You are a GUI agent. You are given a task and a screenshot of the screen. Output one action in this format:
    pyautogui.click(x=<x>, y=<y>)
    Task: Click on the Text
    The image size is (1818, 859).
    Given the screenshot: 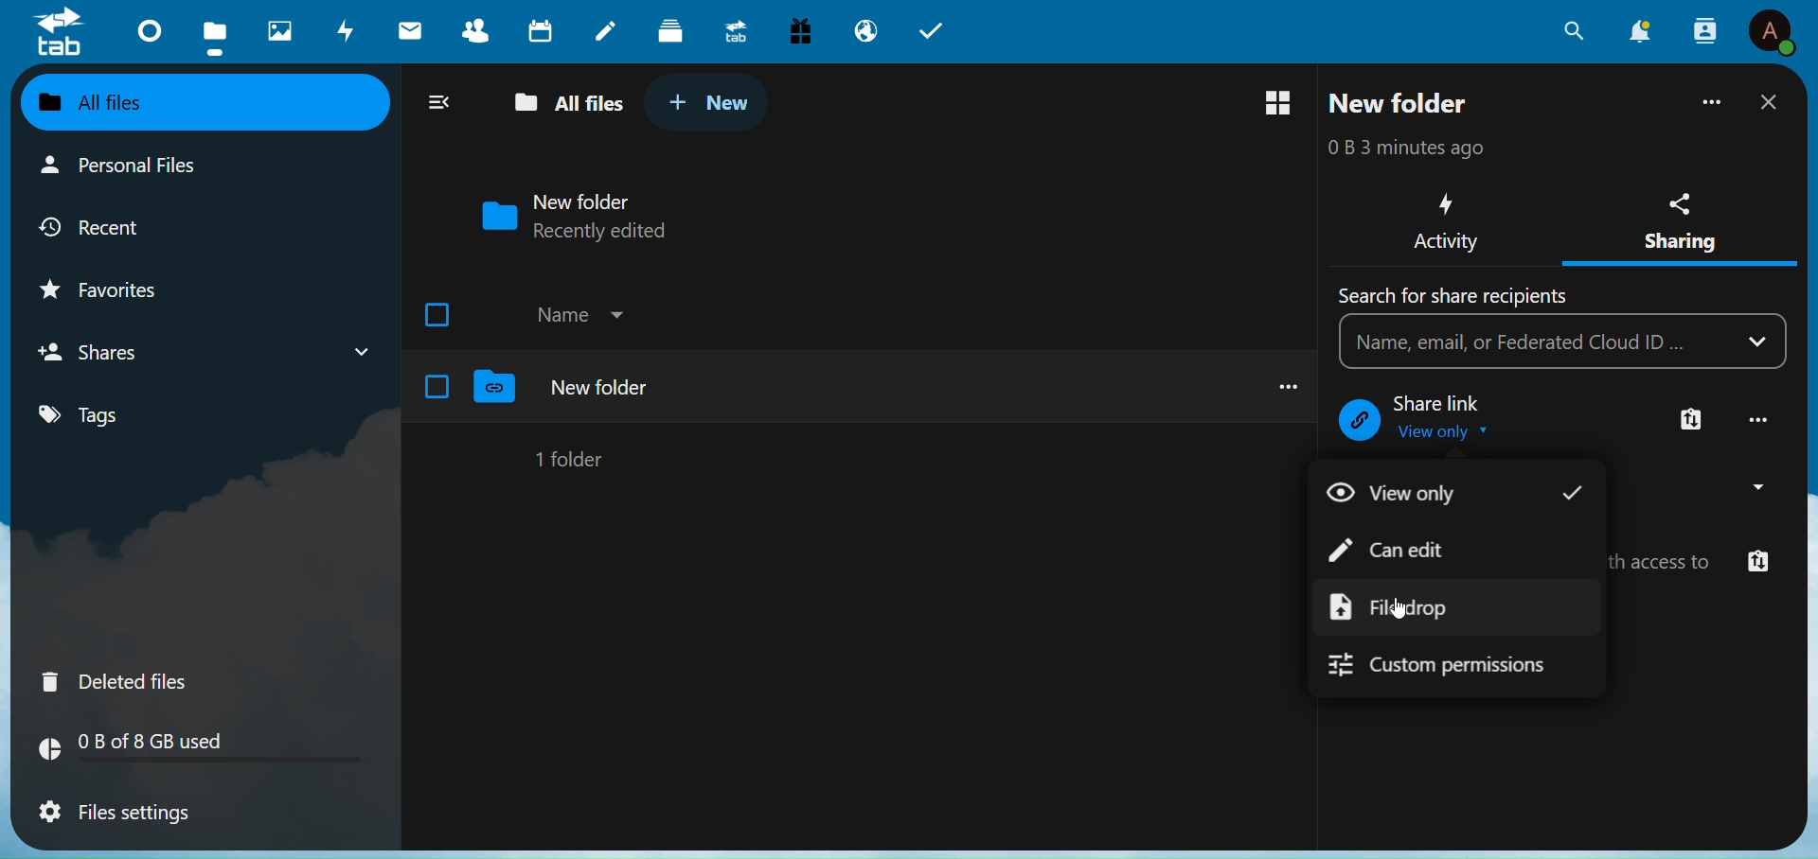 What is the action you would take?
    pyautogui.click(x=1446, y=403)
    